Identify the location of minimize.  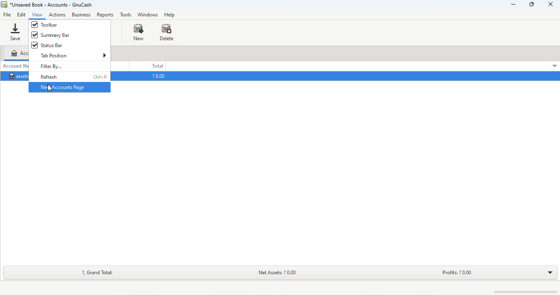
(514, 5).